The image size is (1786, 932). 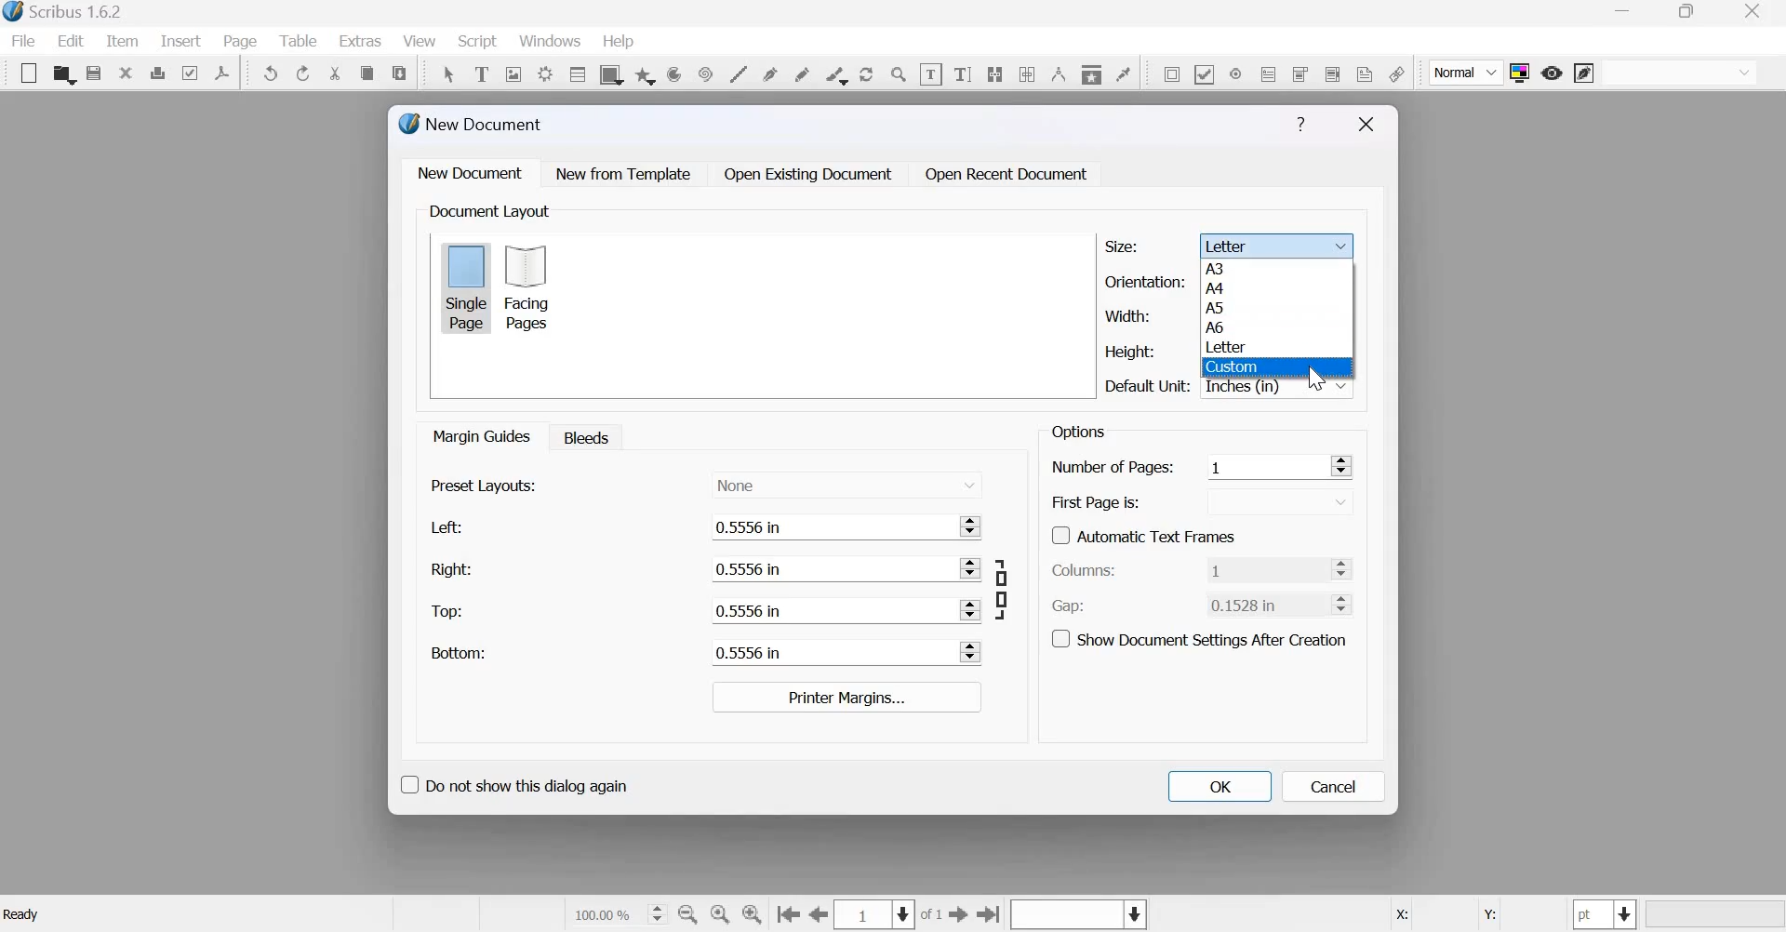 I want to click on View, so click(x=421, y=42).